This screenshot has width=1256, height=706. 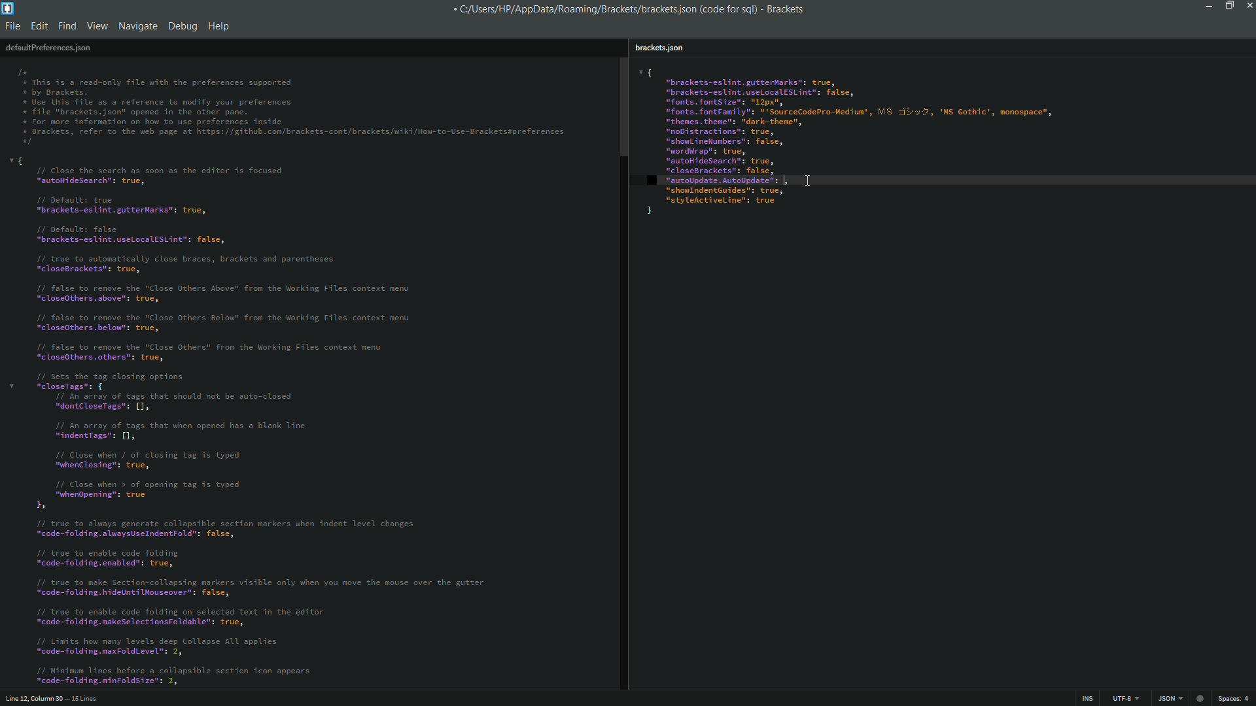 I want to click on v{
// Close the search as soon as the editor is focused
“autoHidesearch": true,
// Default: true
“brackets-eslint.gutterMarks": true,
// Default: false
"brackets-eslint.useLocalesLint": false,
// true to automatically close braces, brackets and parentheses
"closeBrackets": true,
// false to remove the "Close Others Above" from the Working Files context menu
"closeothers.above": true,
// false to remove the "Close Others Below" from the Working Files context menu
"closeothers.below": true,
// false to remove the "Close Others" from the Working Files context menu
"closeOthers. others": true,
/1 sets the tag closing options
* “closeTags": {
// An array of tags that should not be auto-closed
"dontCloseTags": [1,
// An array of tags that when opened has a blank line
"indentTags": [1,
// Close when / of closing tag is typed
"whenClosing": true,
// Close when > of opening tag is typed
"whenOpening": true
by
// true to always generate collapsible section markers when indent level changes
"code-folding.alwaysUseIndentFold": false,
// true to enable code folding
"code-folding.enabled": true,
// true to make Section-collapsing markers visible only when you move the mouse over the gutter
"code-folding.hideuntilMouseover®: false,
// true to enable code folding on selected text in the editor
"code-folding.makeselectionsFoldable": true,
// Limits how many levels deep Collapse ALL applies
"code-folding.maxFoldLevel™: 2,
// Minimum Lines before a collapsible section icon appears
“code-folding.minFoldsize": 2,, so click(x=293, y=422).